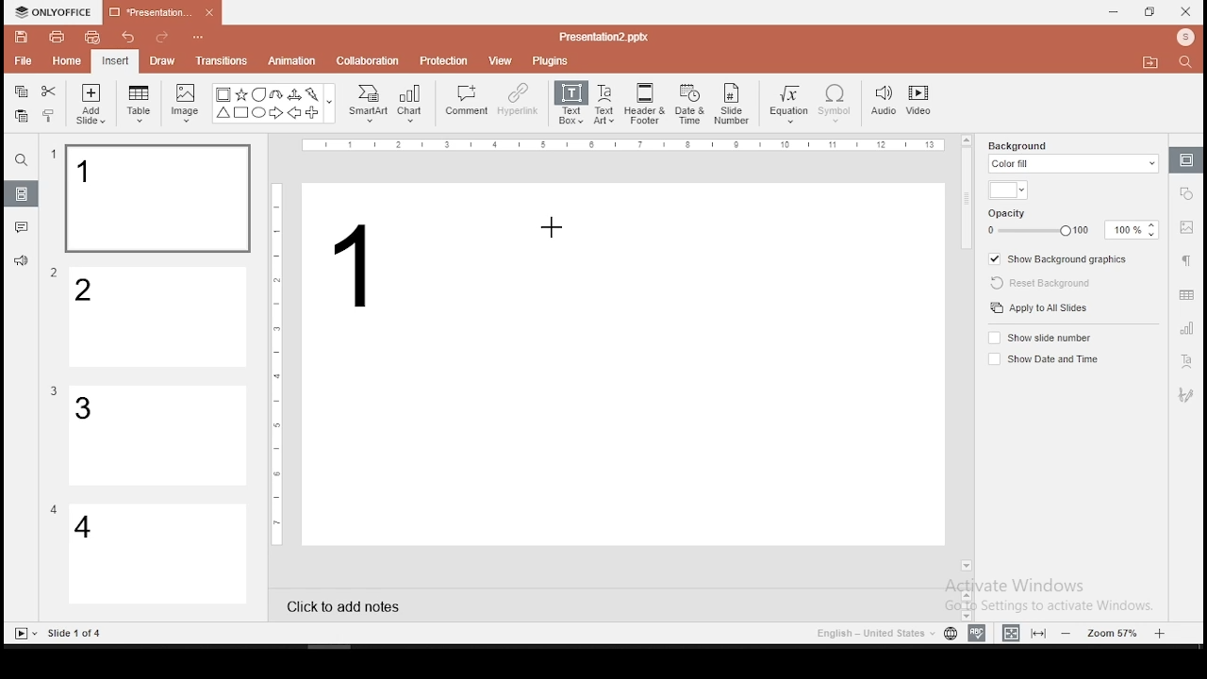 This screenshot has height=679, width=1207. What do you see at coordinates (918, 103) in the screenshot?
I see `video` at bounding box center [918, 103].